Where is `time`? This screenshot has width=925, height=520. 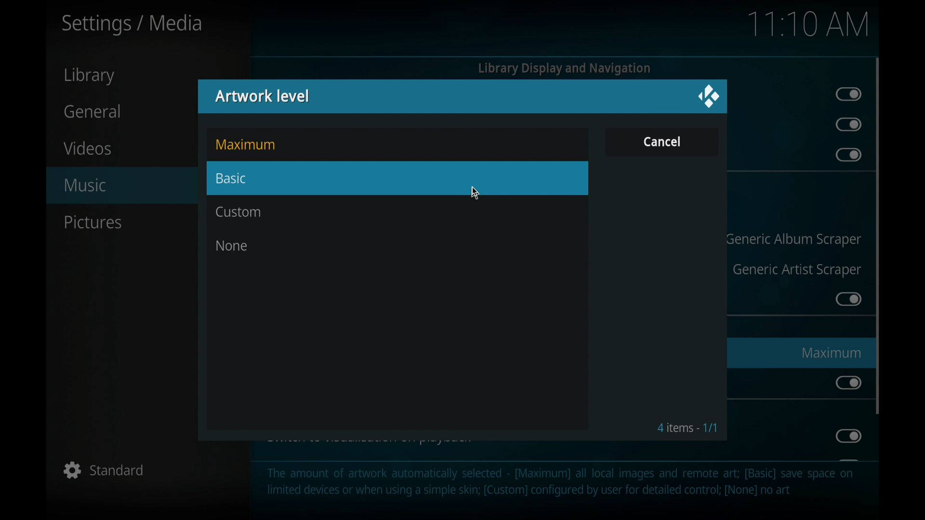 time is located at coordinates (807, 25).